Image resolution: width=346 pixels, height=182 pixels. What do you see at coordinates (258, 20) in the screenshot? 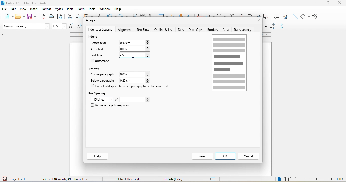
I see `close` at bounding box center [258, 20].